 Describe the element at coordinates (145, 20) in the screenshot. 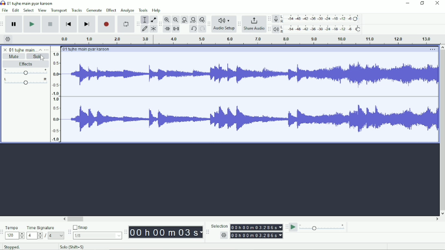

I see `Selection tool` at that location.